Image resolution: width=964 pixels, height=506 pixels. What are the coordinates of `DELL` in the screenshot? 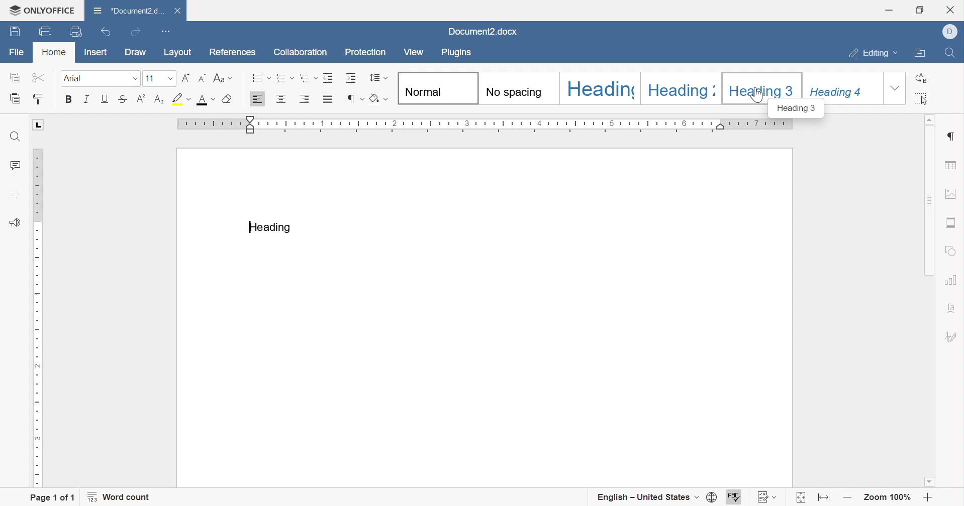 It's located at (951, 33).